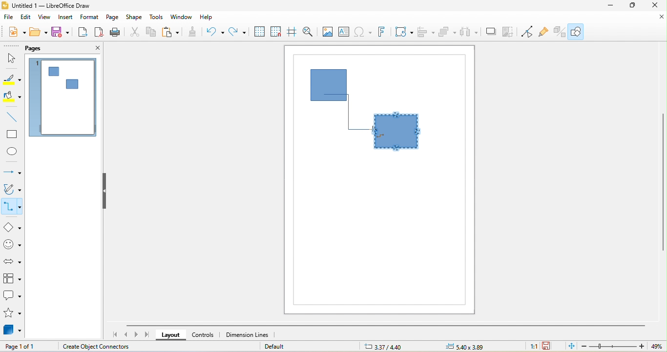  Describe the element at coordinates (39, 33) in the screenshot. I see `open` at that location.